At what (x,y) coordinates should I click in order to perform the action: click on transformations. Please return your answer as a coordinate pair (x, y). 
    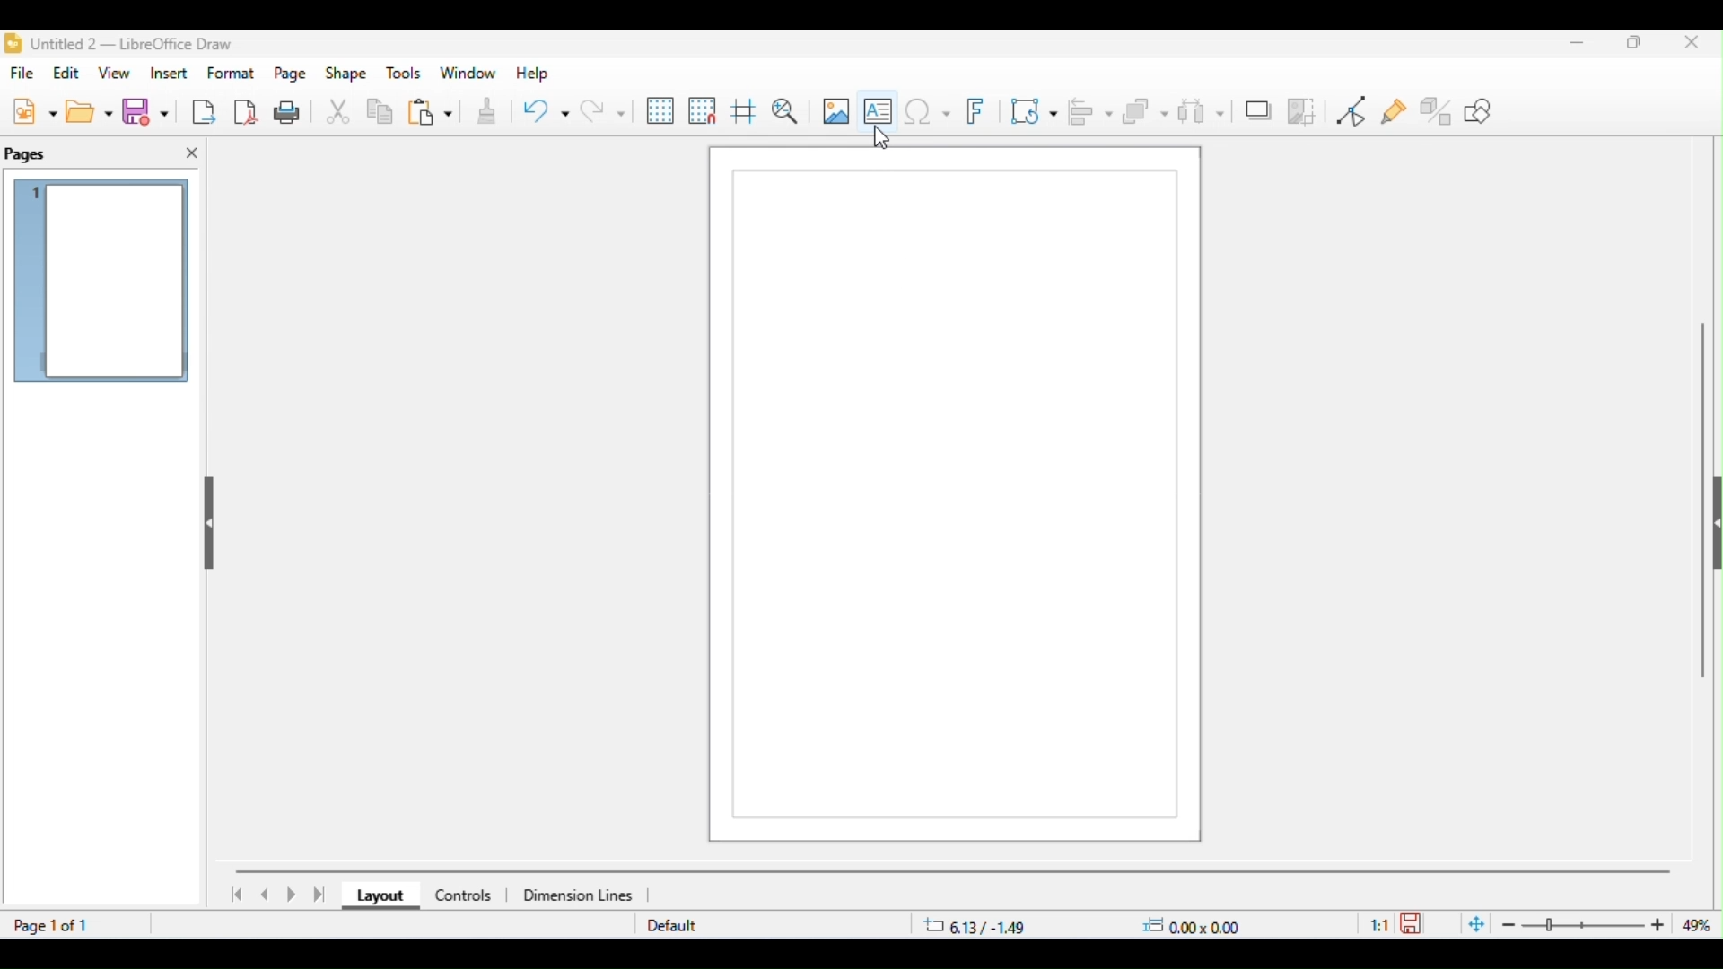
    Looking at the image, I should click on (1035, 110).